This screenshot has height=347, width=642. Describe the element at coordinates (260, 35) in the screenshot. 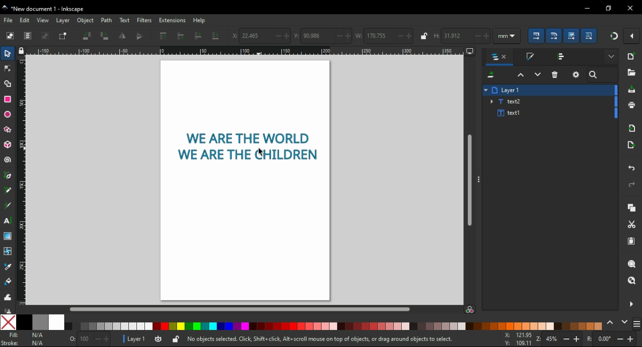

I see `horizontal coordinates of selected object` at that location.